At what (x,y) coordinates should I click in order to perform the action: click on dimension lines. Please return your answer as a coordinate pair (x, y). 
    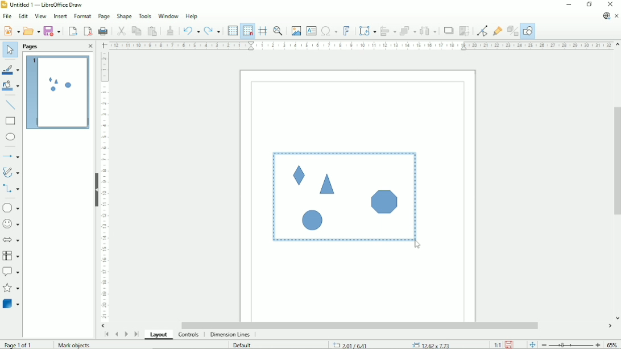
    Looking at the image, I should click on (230, 335).